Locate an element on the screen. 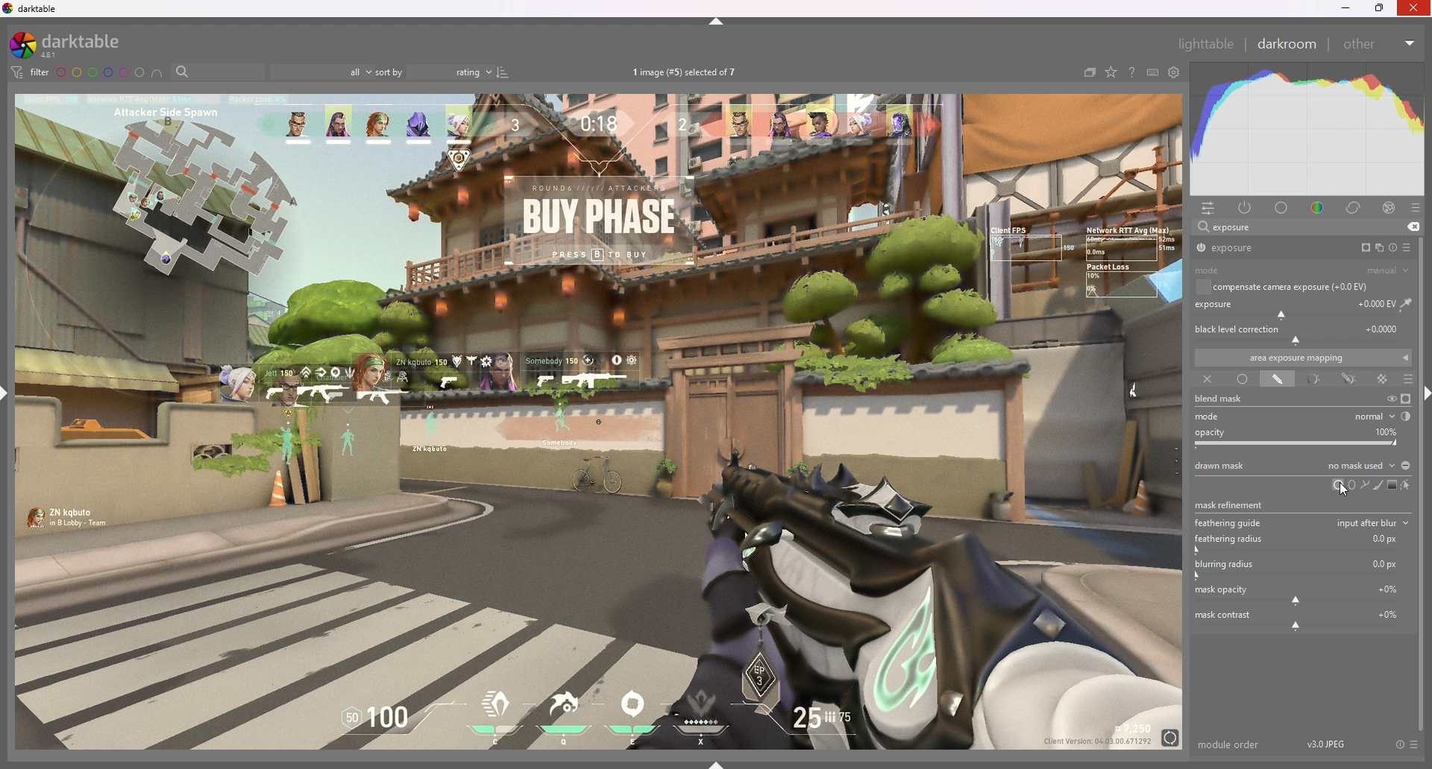 The width and height of the screenshot is (1432, 769). blurring radius is located at coordinates (1301, 569).